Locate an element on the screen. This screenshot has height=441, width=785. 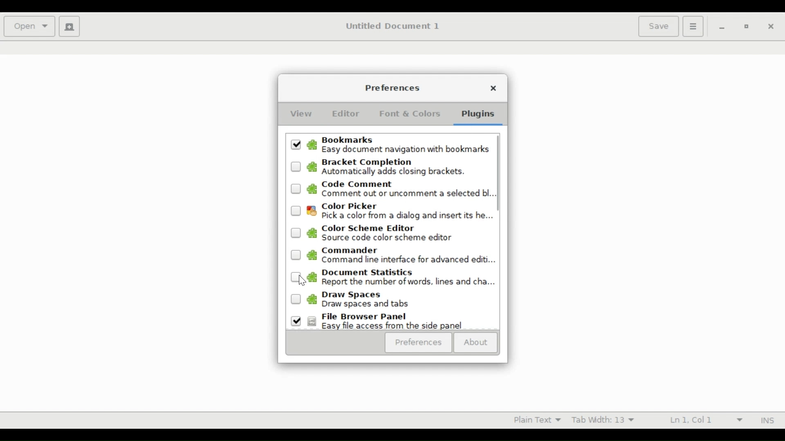
Unselected is located at coordinates (296, 256).